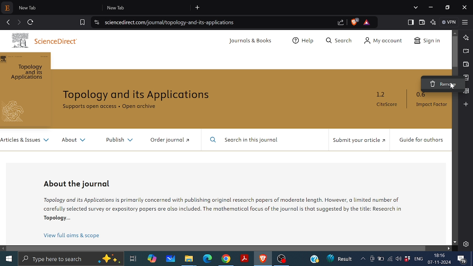 Image resolution: width=473 pixels, height=266 pixels. I want to click on Date and time, so click(440, 259).